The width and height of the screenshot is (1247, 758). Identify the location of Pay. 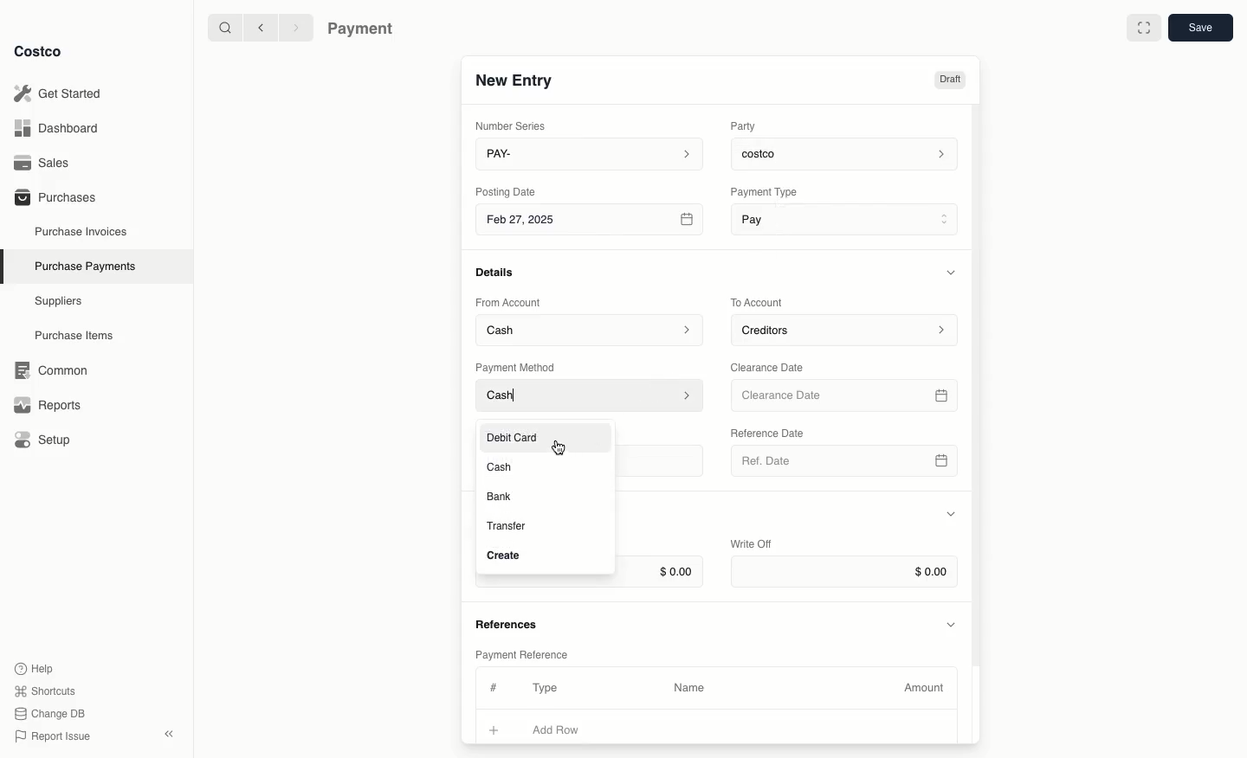
(847, 218).